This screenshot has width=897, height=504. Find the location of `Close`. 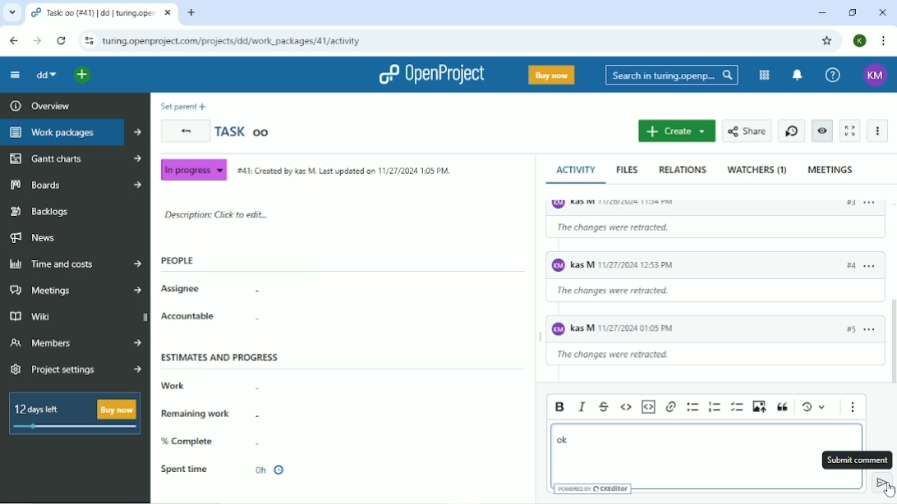

Close is located at coordinates (882, 12).